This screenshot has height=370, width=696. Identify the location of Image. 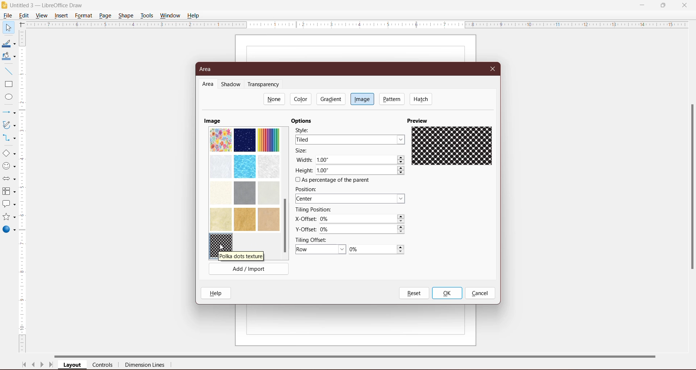
(212, 121).